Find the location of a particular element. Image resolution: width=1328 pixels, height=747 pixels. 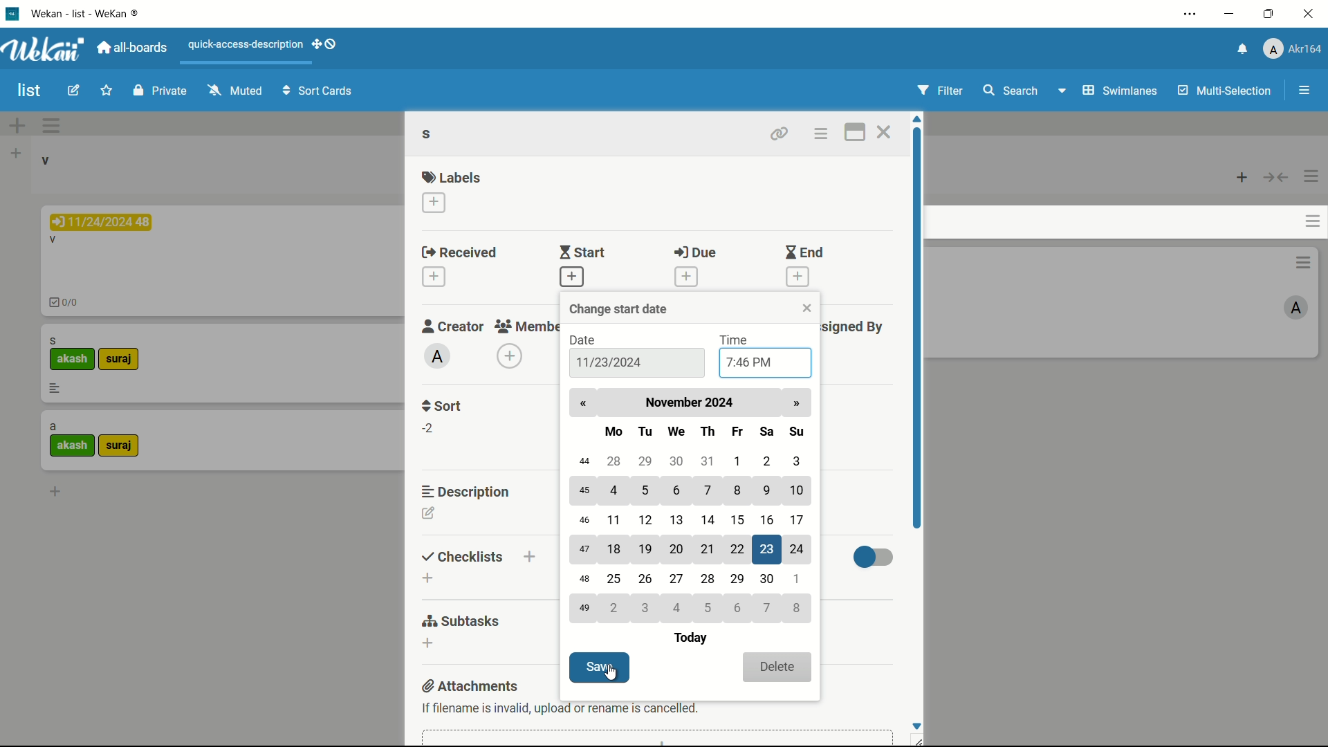

scroll bar is located at coordinates (916, 328).